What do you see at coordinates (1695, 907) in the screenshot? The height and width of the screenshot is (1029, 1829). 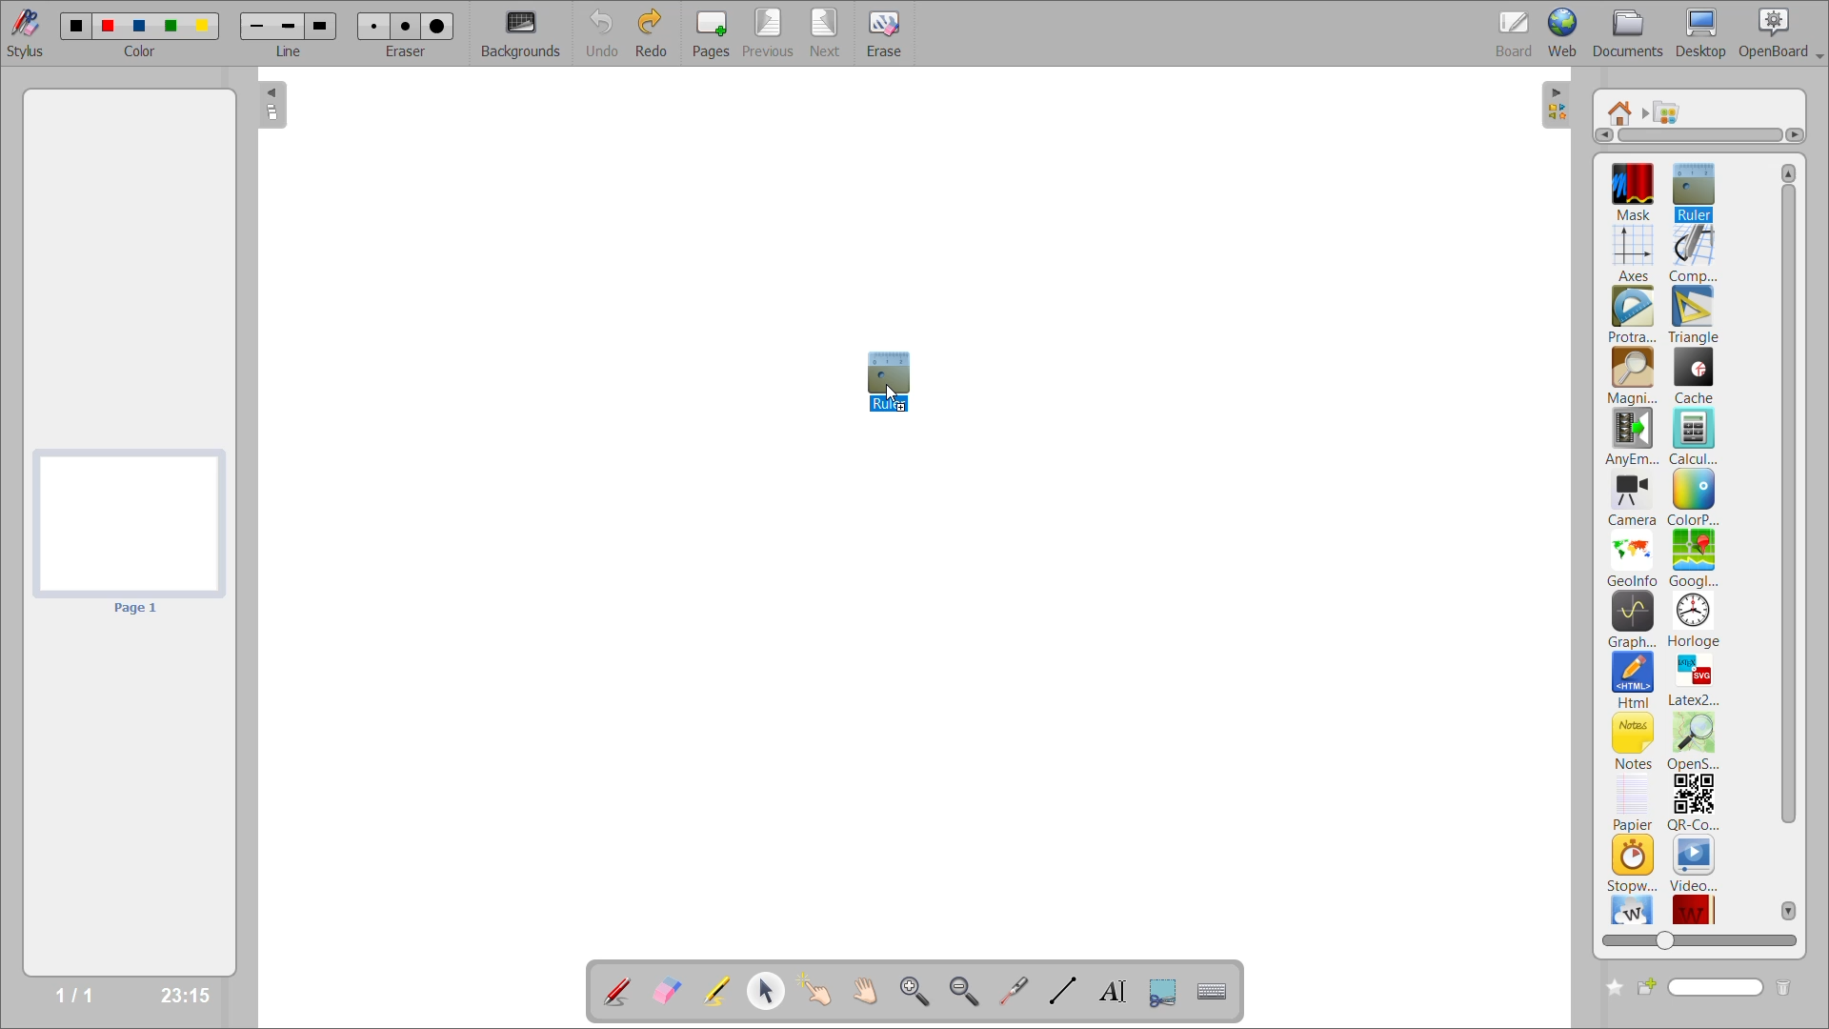 I see `wikittionary` at bounding box center [1695, 907].